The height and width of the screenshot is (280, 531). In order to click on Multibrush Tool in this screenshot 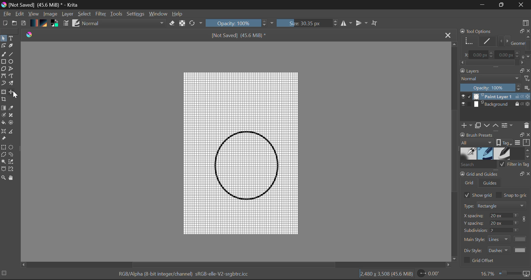, I will do `click(13, 84)`.